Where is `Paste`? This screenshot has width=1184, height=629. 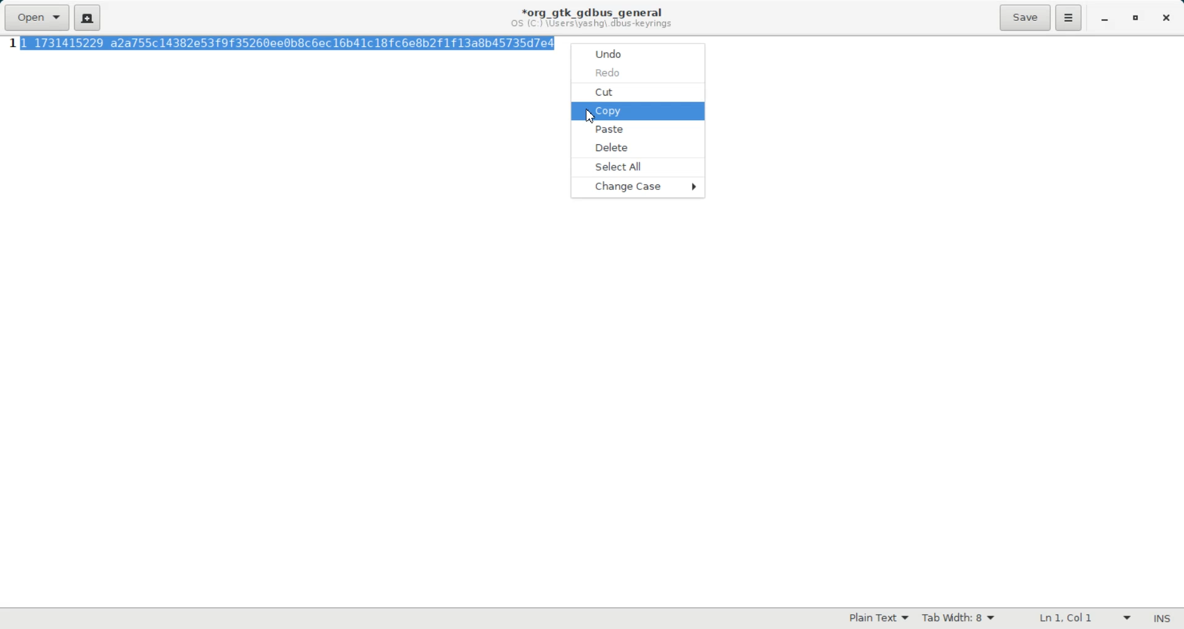 Paste is located at coordinates (634, 130).